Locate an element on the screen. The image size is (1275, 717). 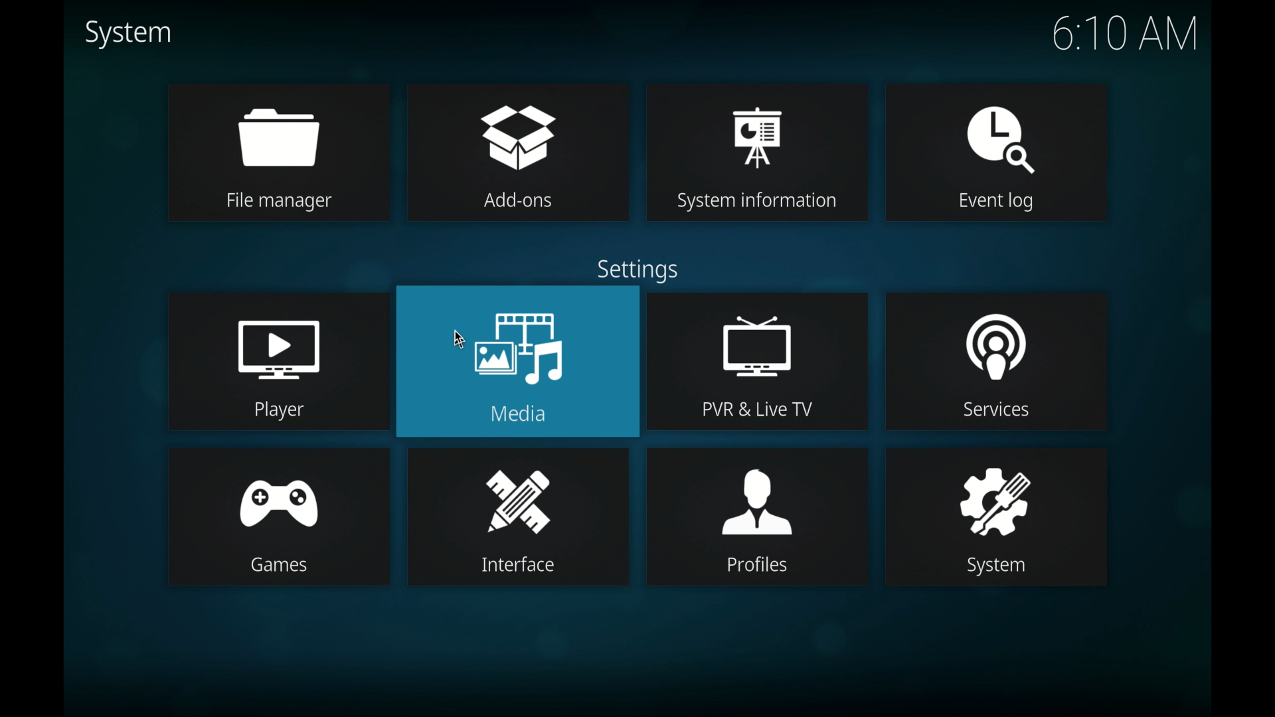
media is located at coordinates (517, 362).